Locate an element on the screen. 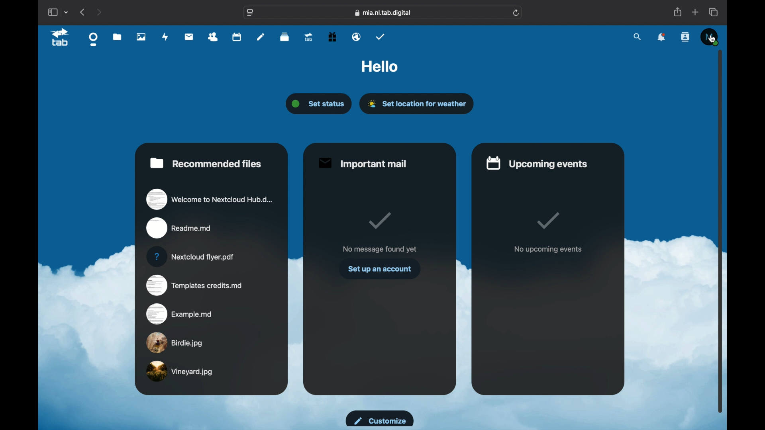 The image size is (765, 430). set location for weather is located at coordinates (418, 104).